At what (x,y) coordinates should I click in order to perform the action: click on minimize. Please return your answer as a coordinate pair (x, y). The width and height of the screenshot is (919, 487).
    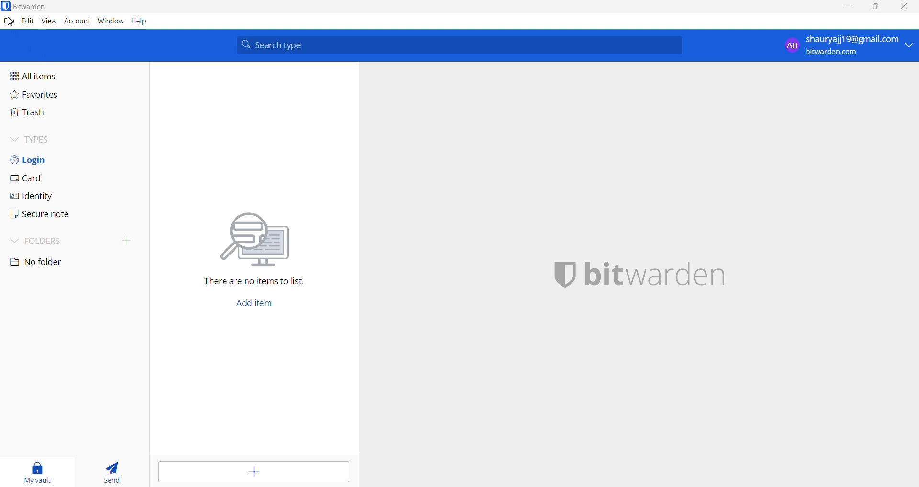
    Looking at the image, I should click on (845, 8).